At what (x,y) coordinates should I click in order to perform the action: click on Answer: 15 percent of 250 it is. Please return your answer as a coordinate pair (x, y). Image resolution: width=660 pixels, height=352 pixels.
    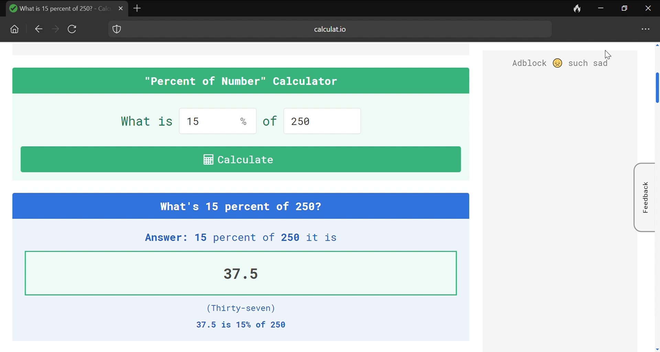
    Looking at the image, I should click on (237, 239).